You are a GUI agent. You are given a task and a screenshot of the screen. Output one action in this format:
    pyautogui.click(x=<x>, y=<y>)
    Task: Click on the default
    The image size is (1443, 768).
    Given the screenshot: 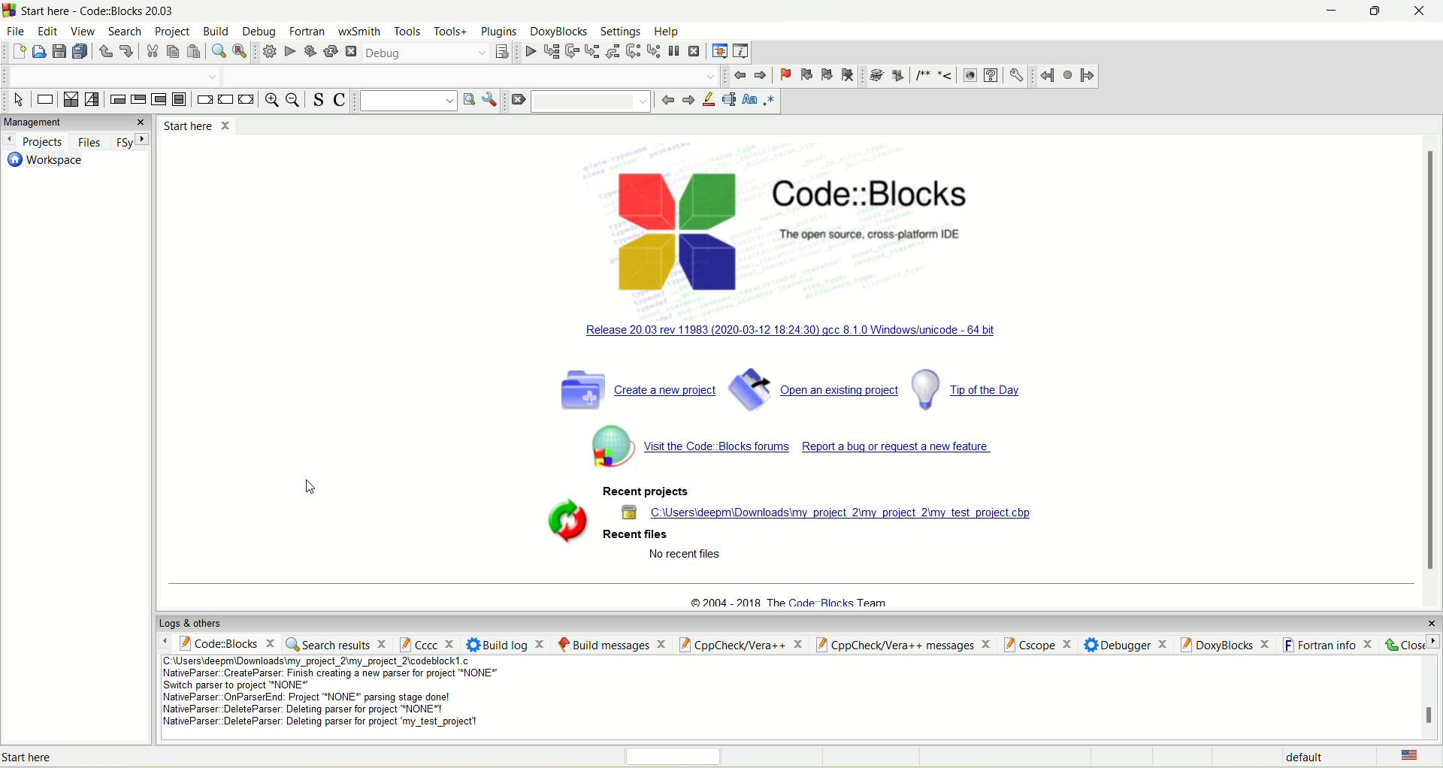 What is the action you would take?
    pyautogui.click(x=1307, y=759)
    